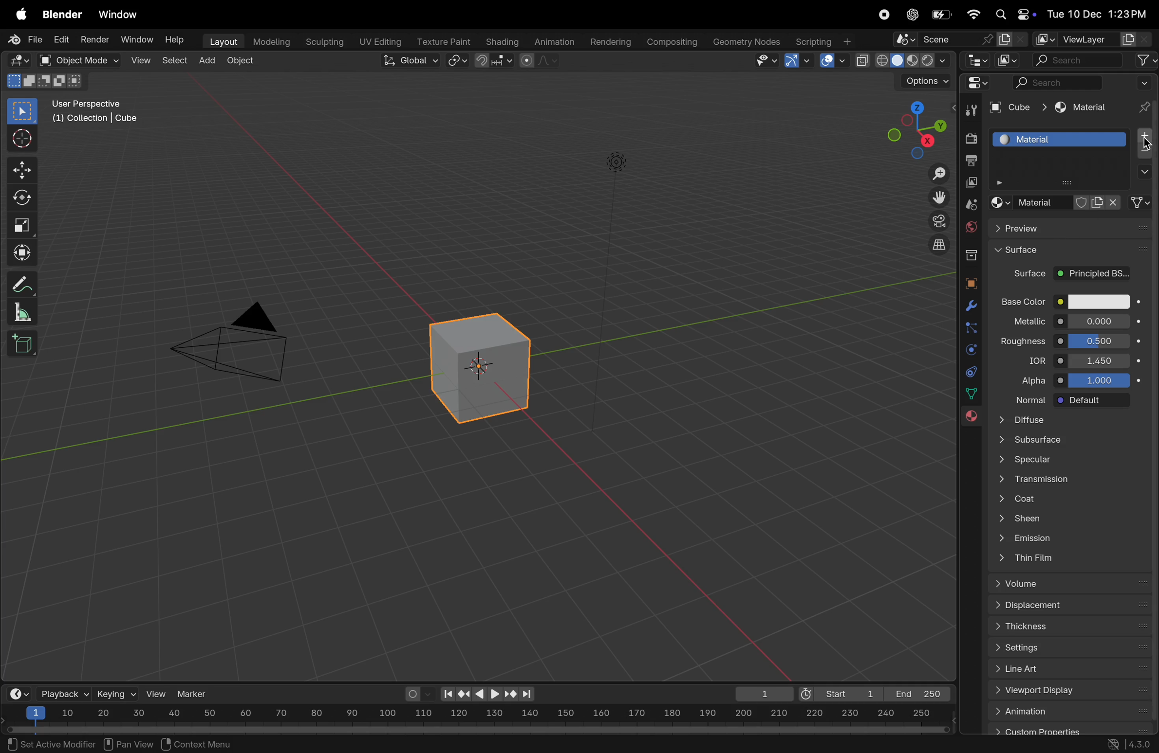 Image resolution: width=1159 pixels, height=753 pixels. Describe the element at coordinates (1037, 479) in the screenshot. I see `transmission` at that location.